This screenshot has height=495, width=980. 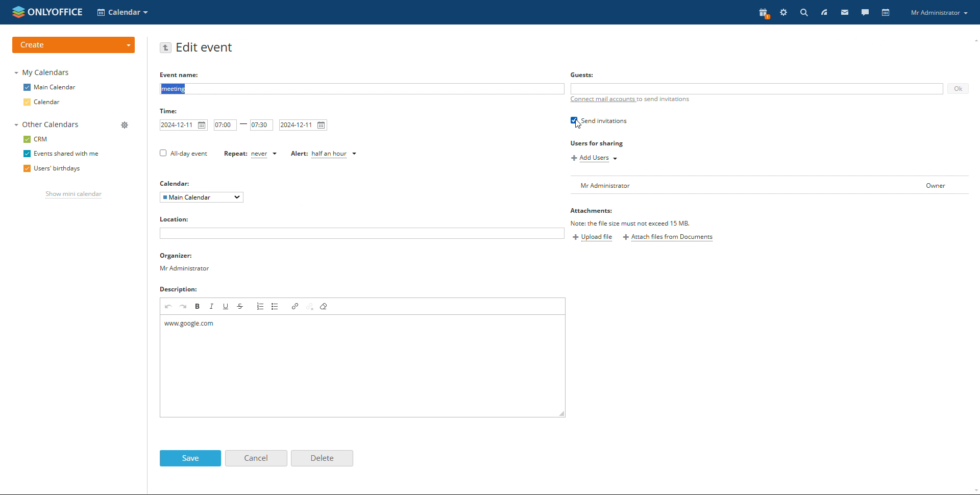 What do you see at coordinates (184, 154) in the screenshot?
I see `all-day event` at bounding box center [184, 154].